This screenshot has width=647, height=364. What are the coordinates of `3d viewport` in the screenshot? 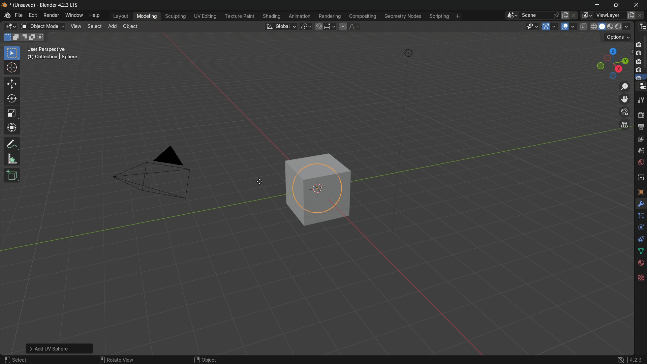 It's located at (9, 27).